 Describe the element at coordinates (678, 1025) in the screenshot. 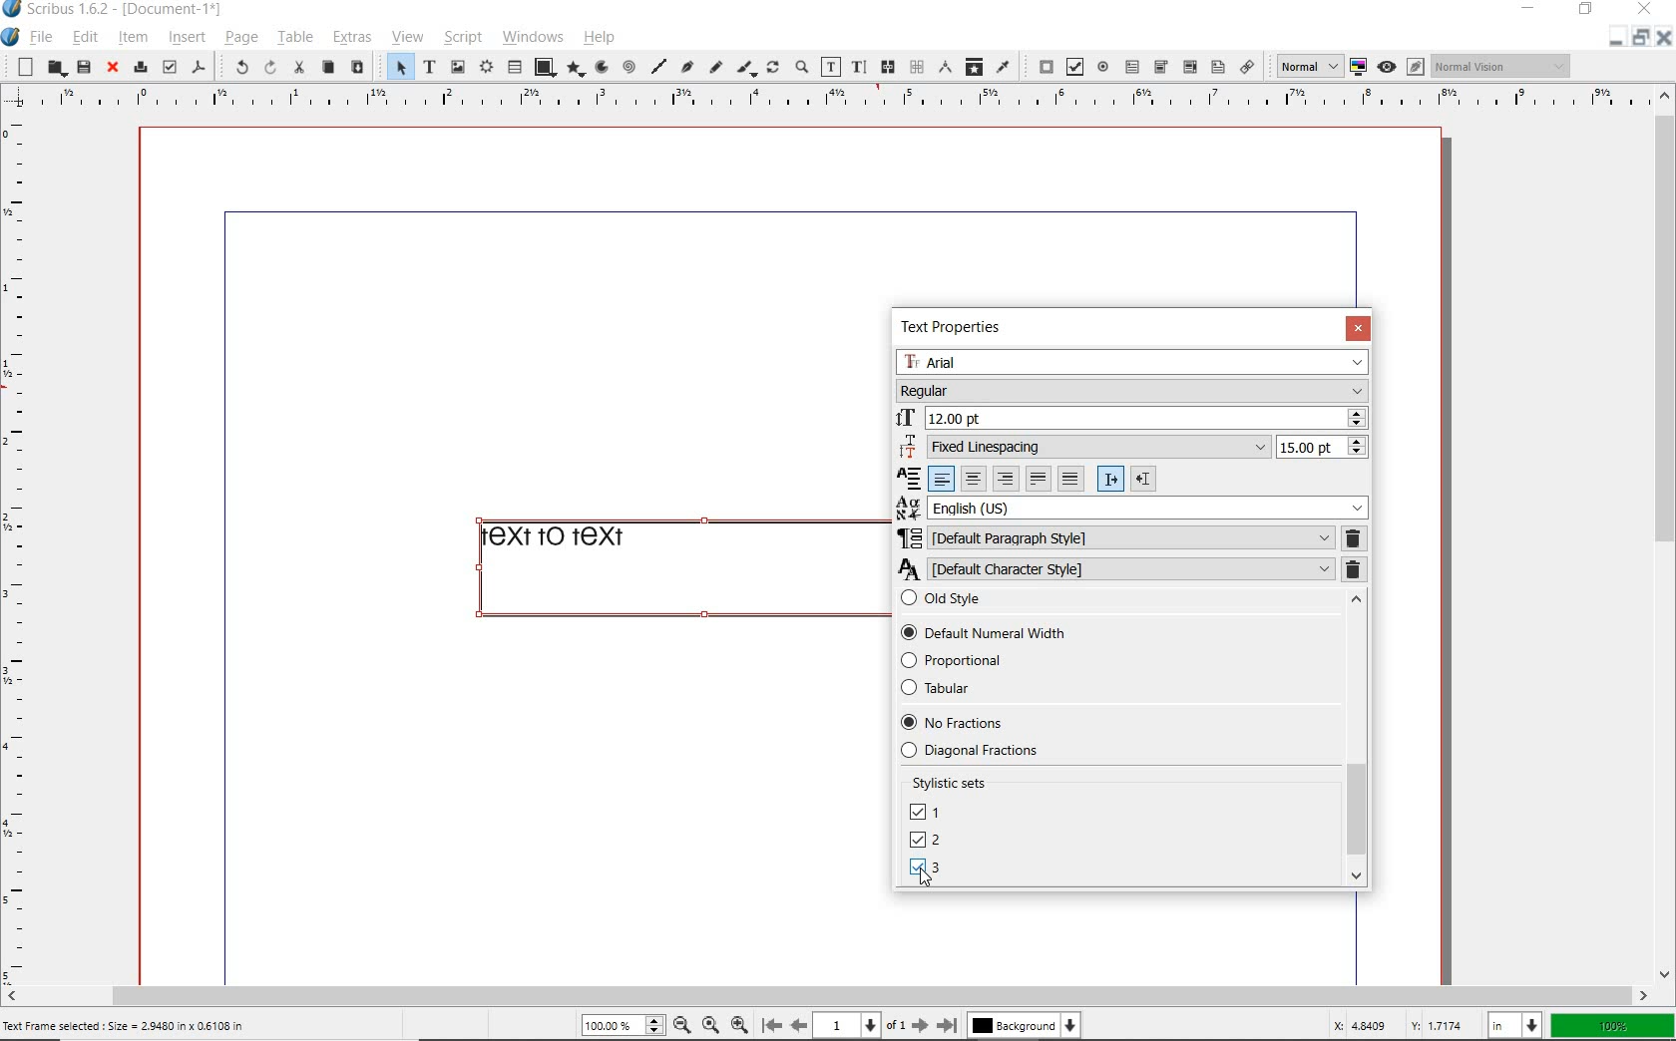

I see `Zoom out` at that location.